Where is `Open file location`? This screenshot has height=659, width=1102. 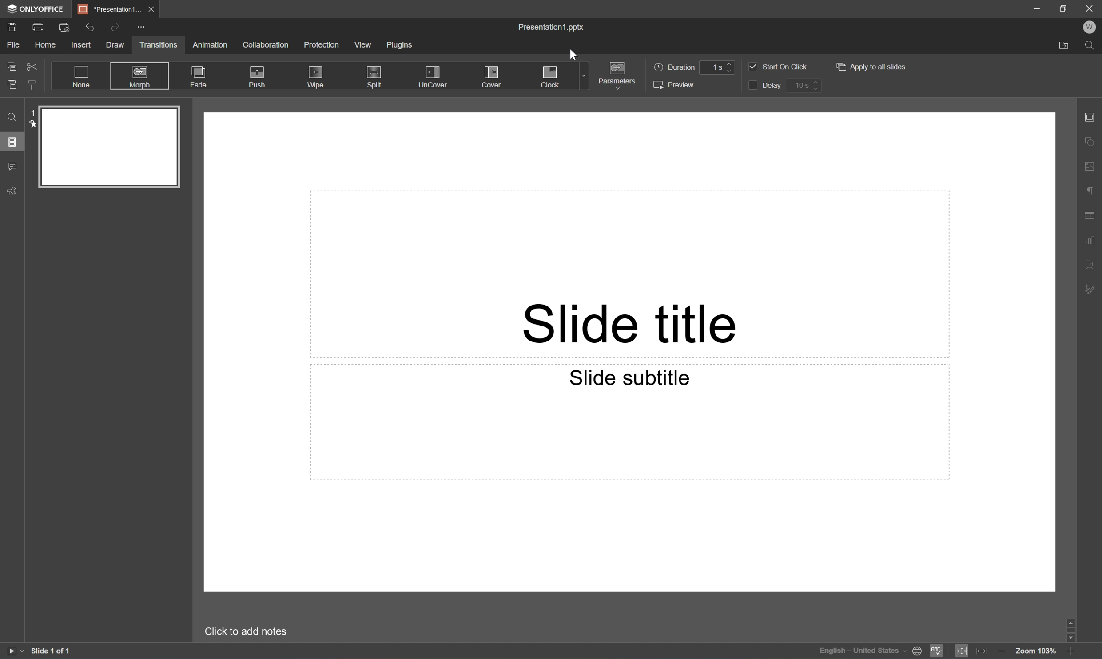 Open file location is located at coordinates (1064, 46).